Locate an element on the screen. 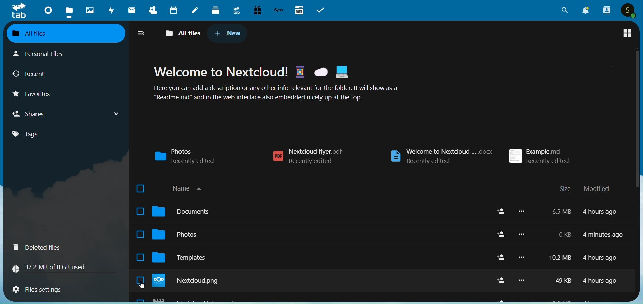 The image size is (643, 304). 0KB 4 minutes ago is located at coordinates (590, 235).